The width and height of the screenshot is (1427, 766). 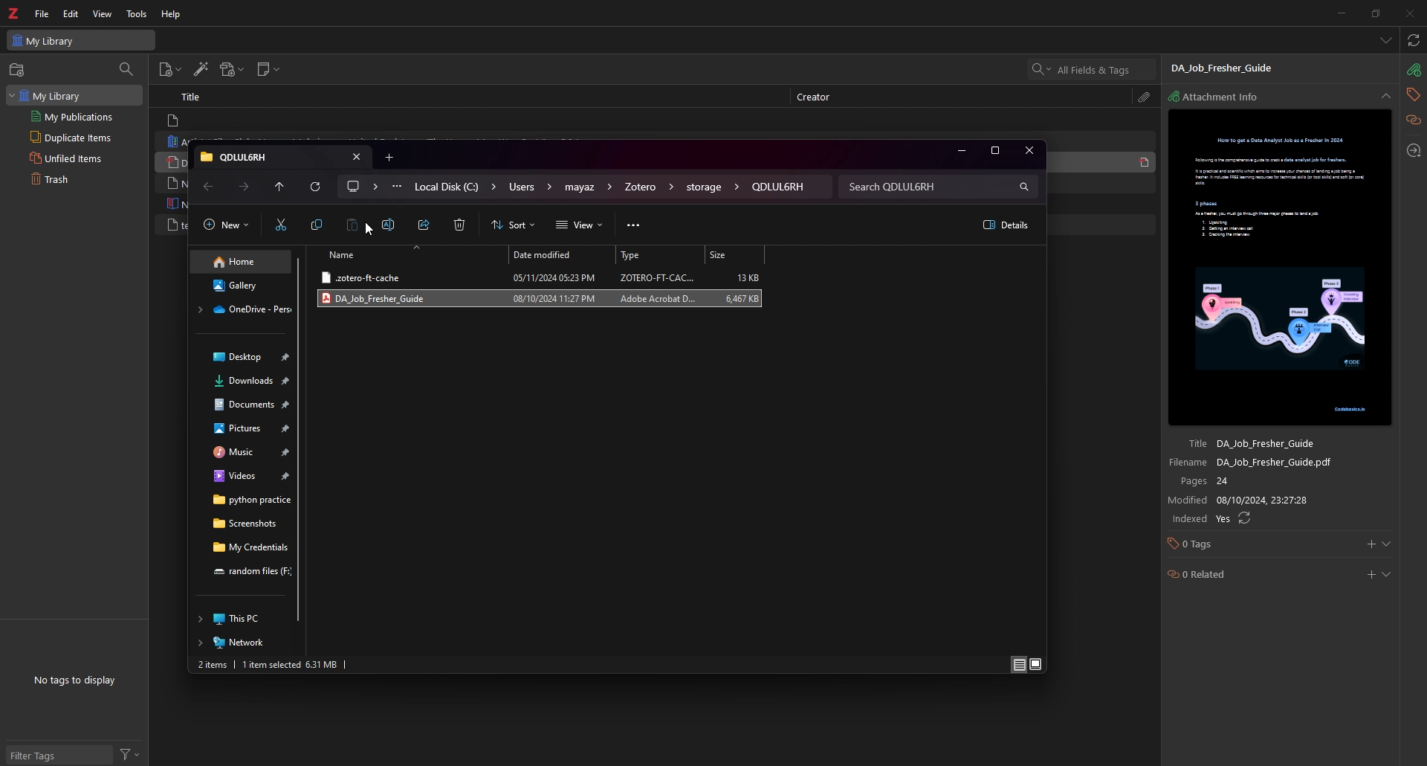 I want to click on new collection, so click(x=17, y=70).